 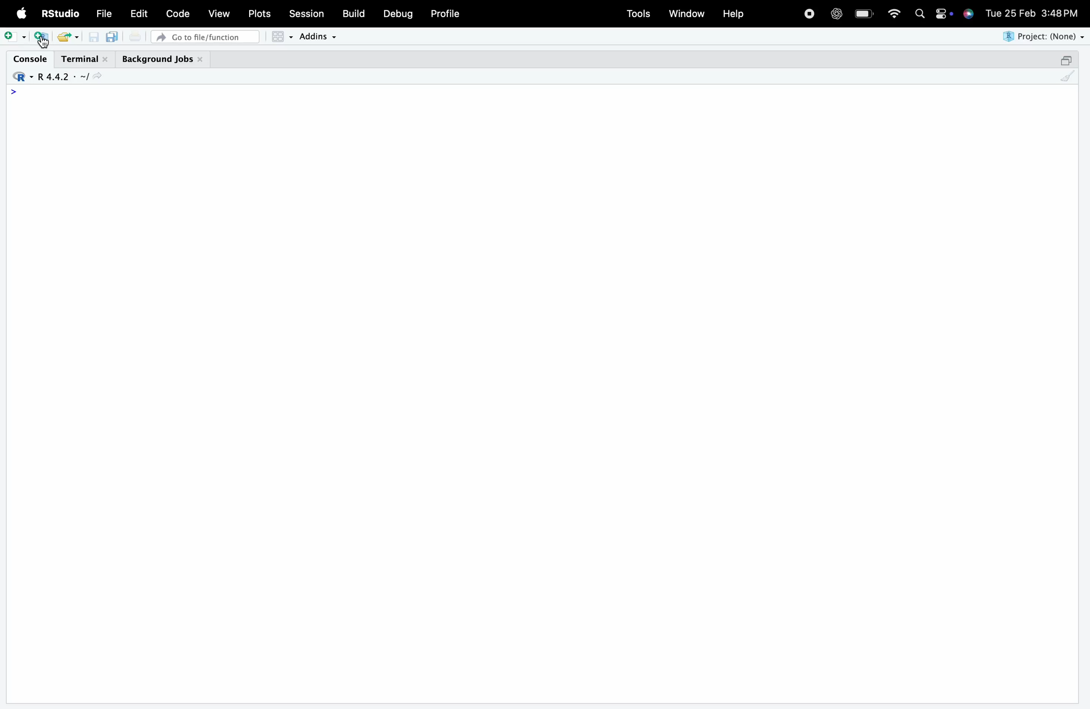 I want to click on siri, so click(x=968, y=13).